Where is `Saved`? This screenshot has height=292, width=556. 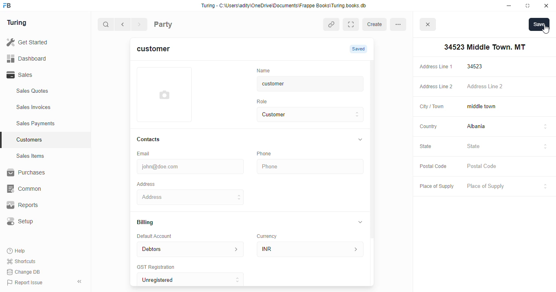
Saved is located at coordinates (359, 49).